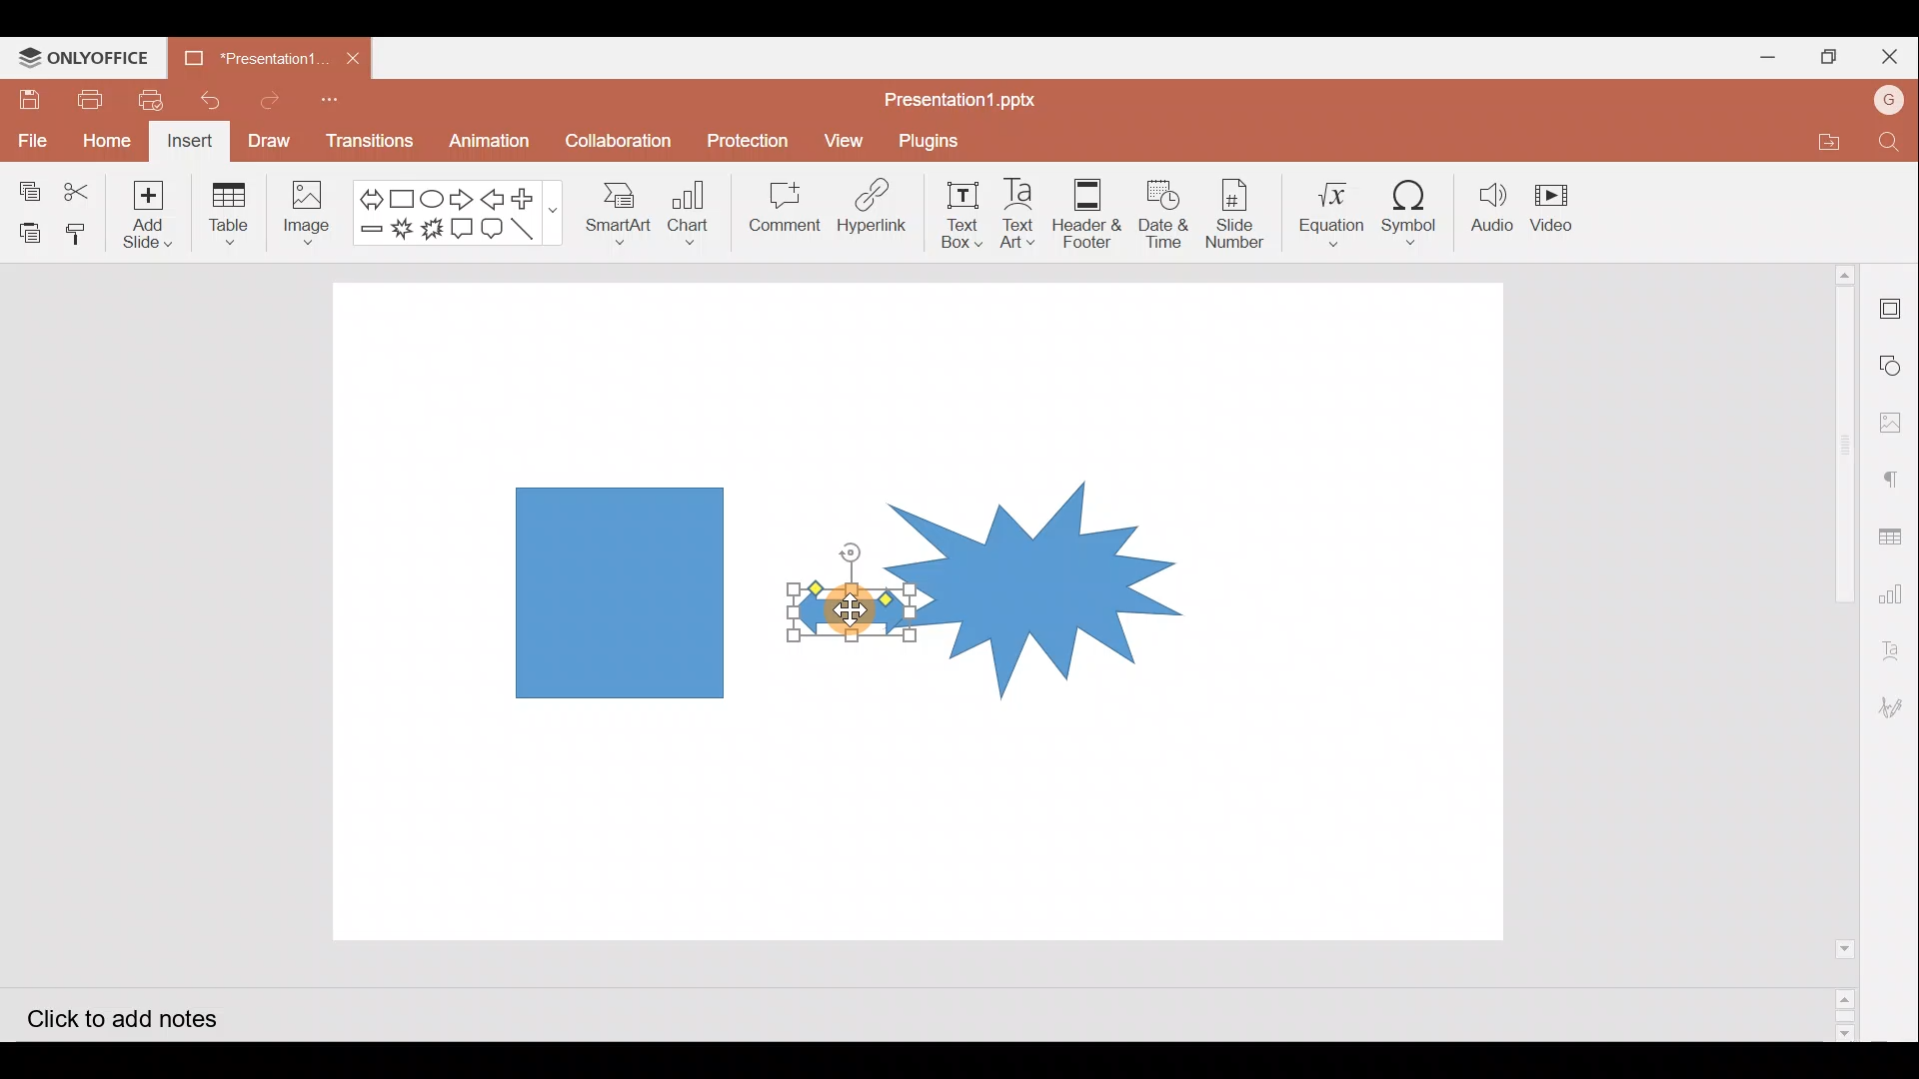  What do you see at coordinates (466, 228) in the screenshot?
I see `Rectangular callout` at bounding box center [466, 228].